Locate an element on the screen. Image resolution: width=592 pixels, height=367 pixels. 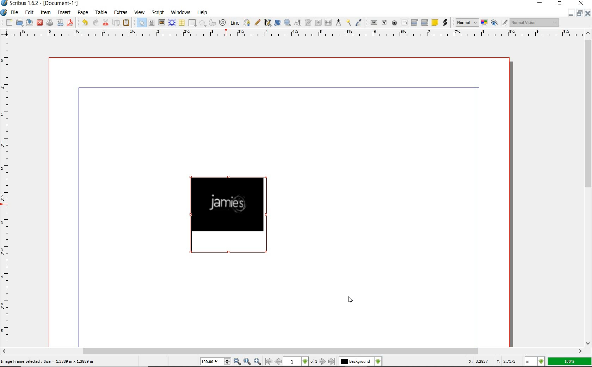
image frame is located at coordinates (161, 22).